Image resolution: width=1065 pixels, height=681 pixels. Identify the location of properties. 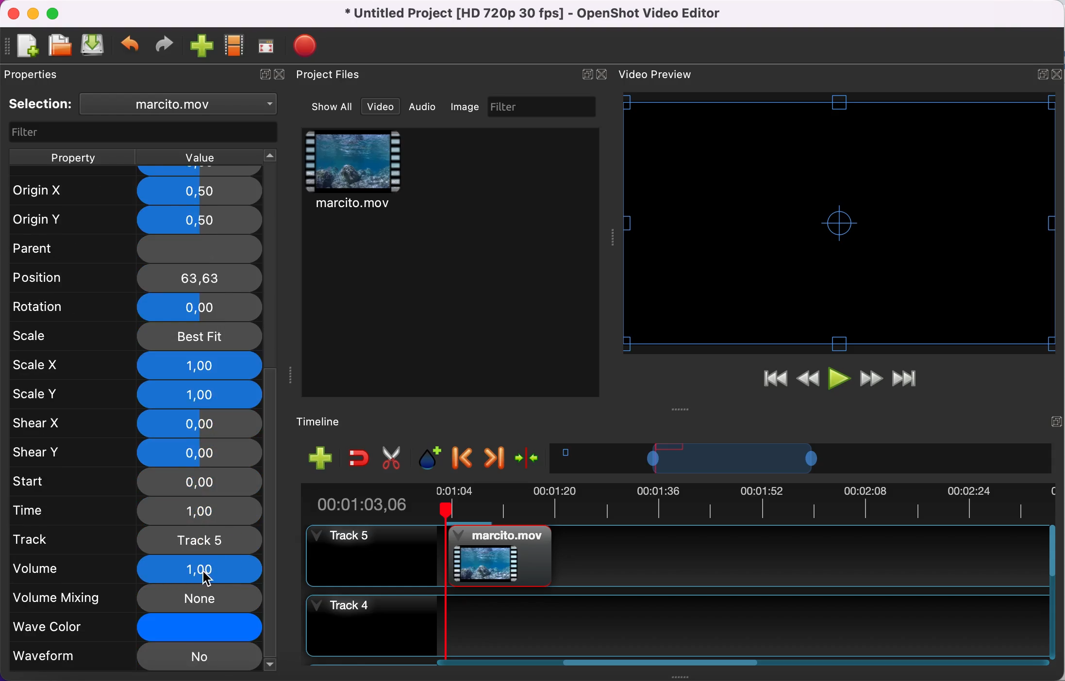
(36, 74).